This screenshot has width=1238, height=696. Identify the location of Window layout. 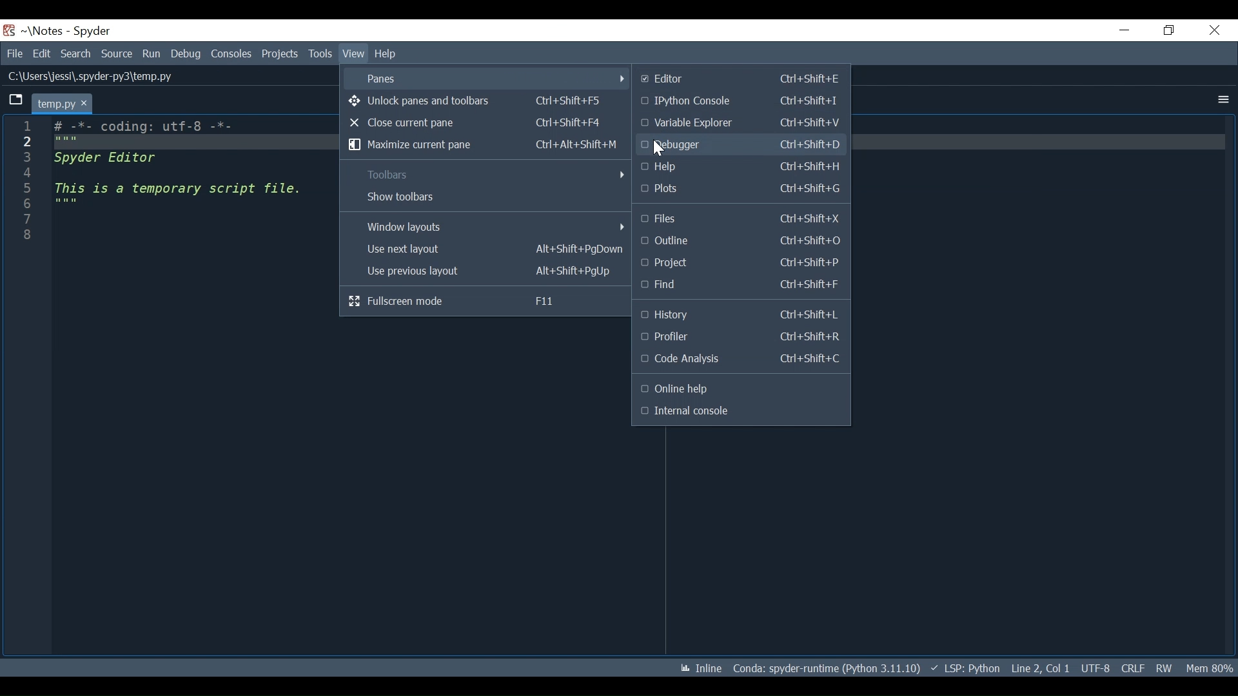
(488, 227).